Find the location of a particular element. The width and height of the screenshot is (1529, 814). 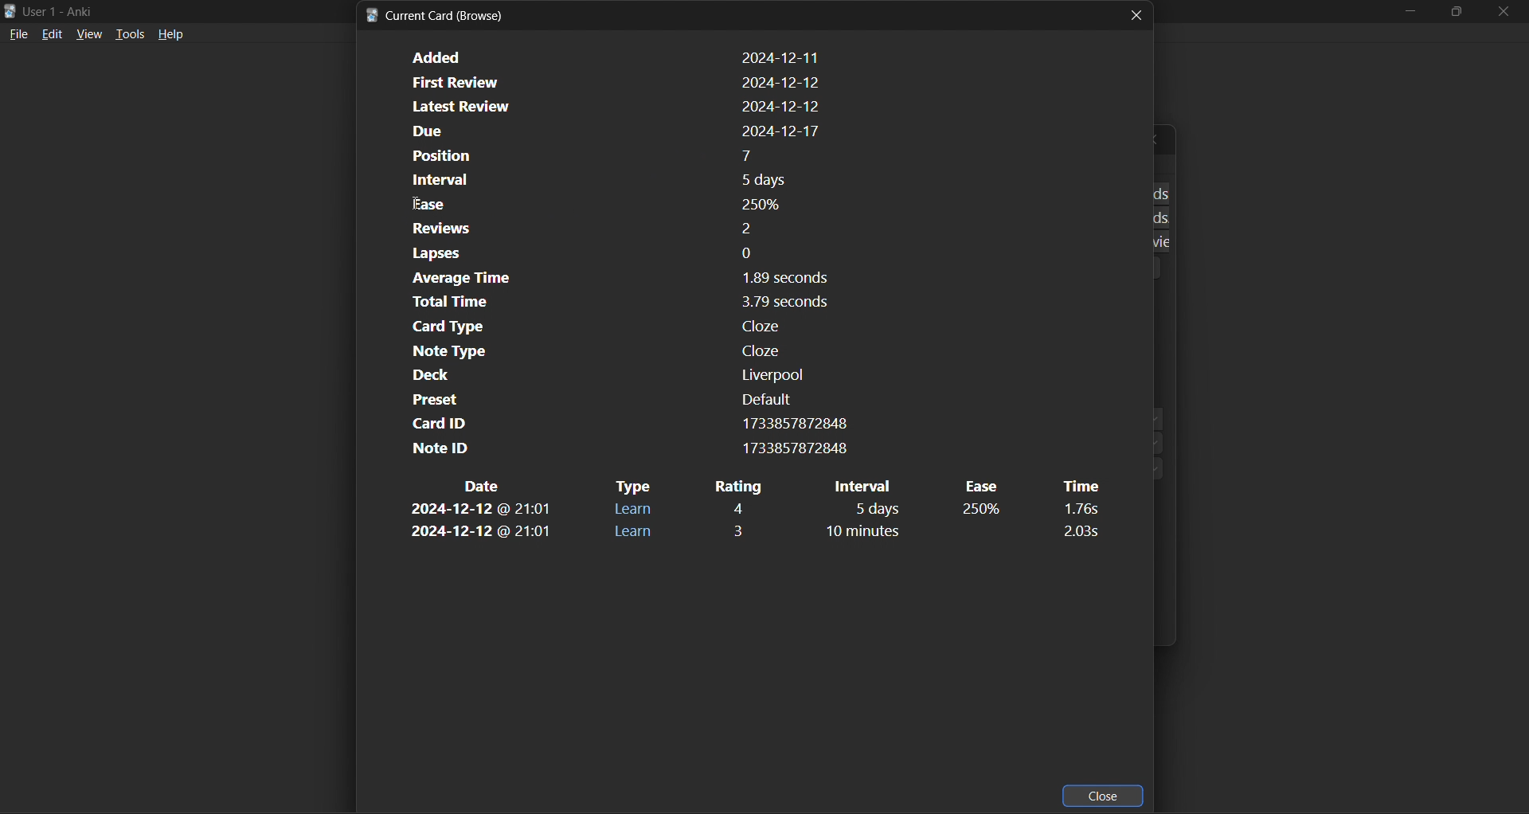

close is located at coordinates (1136, 14).